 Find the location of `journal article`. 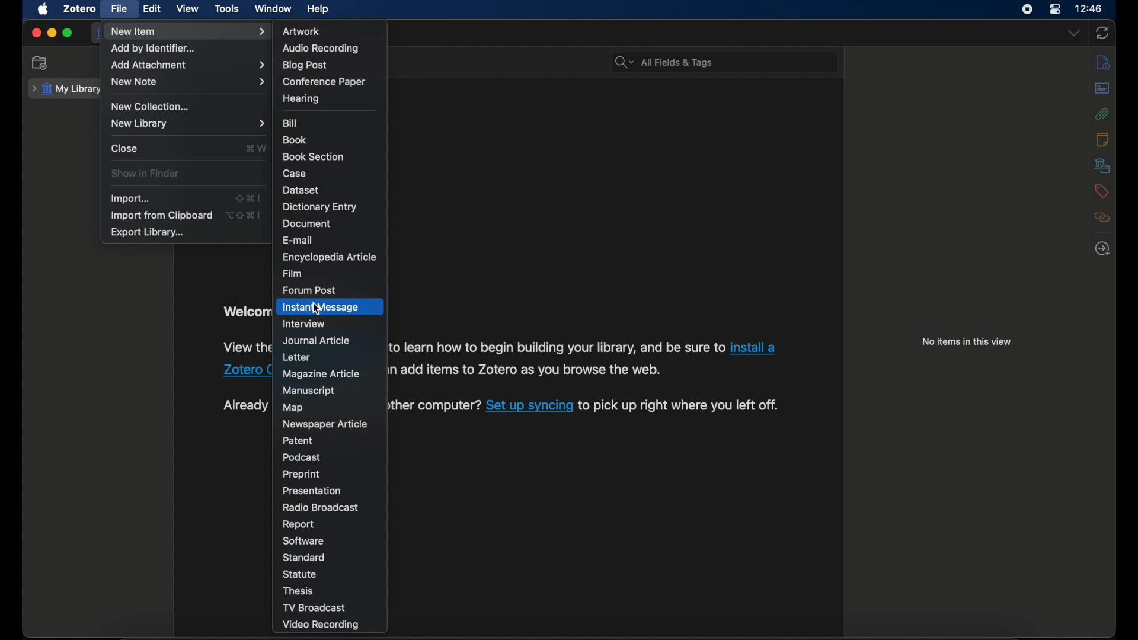

journal article is located at coordinates (315, 341).